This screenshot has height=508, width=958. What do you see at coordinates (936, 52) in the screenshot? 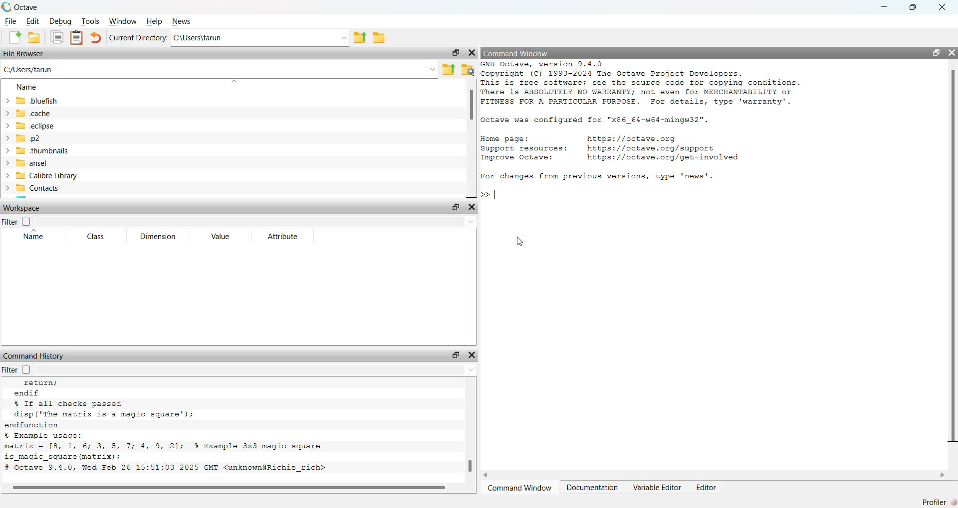
I see `maximize` at bounding box center [936, 52].